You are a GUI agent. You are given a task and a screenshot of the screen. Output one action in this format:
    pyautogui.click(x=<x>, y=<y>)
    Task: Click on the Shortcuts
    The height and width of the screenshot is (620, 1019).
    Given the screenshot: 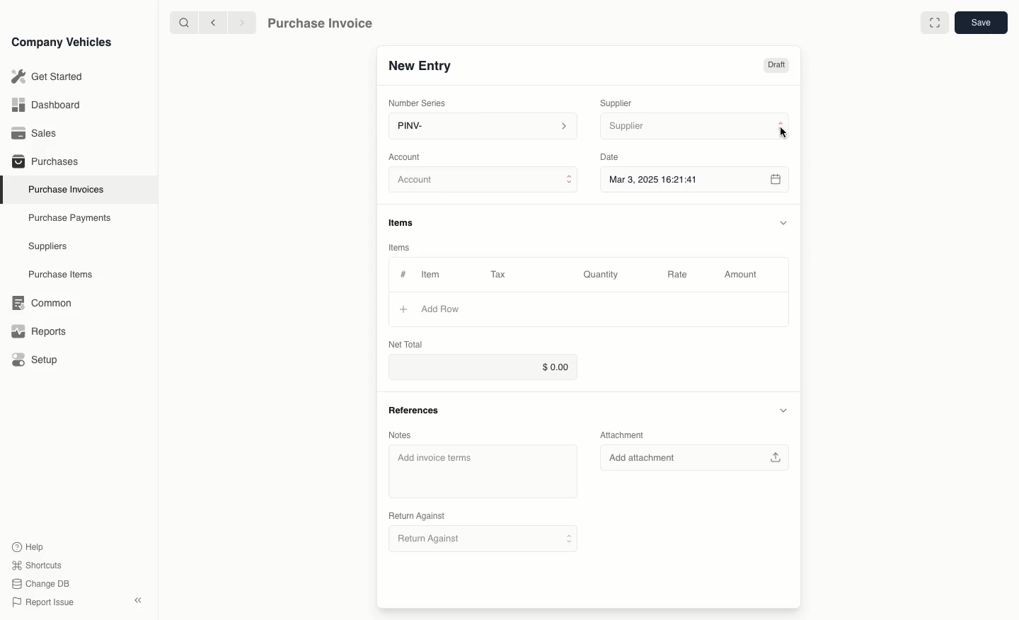 What is the action you would take?
    pyautogui.click(x=38, y=566)
    